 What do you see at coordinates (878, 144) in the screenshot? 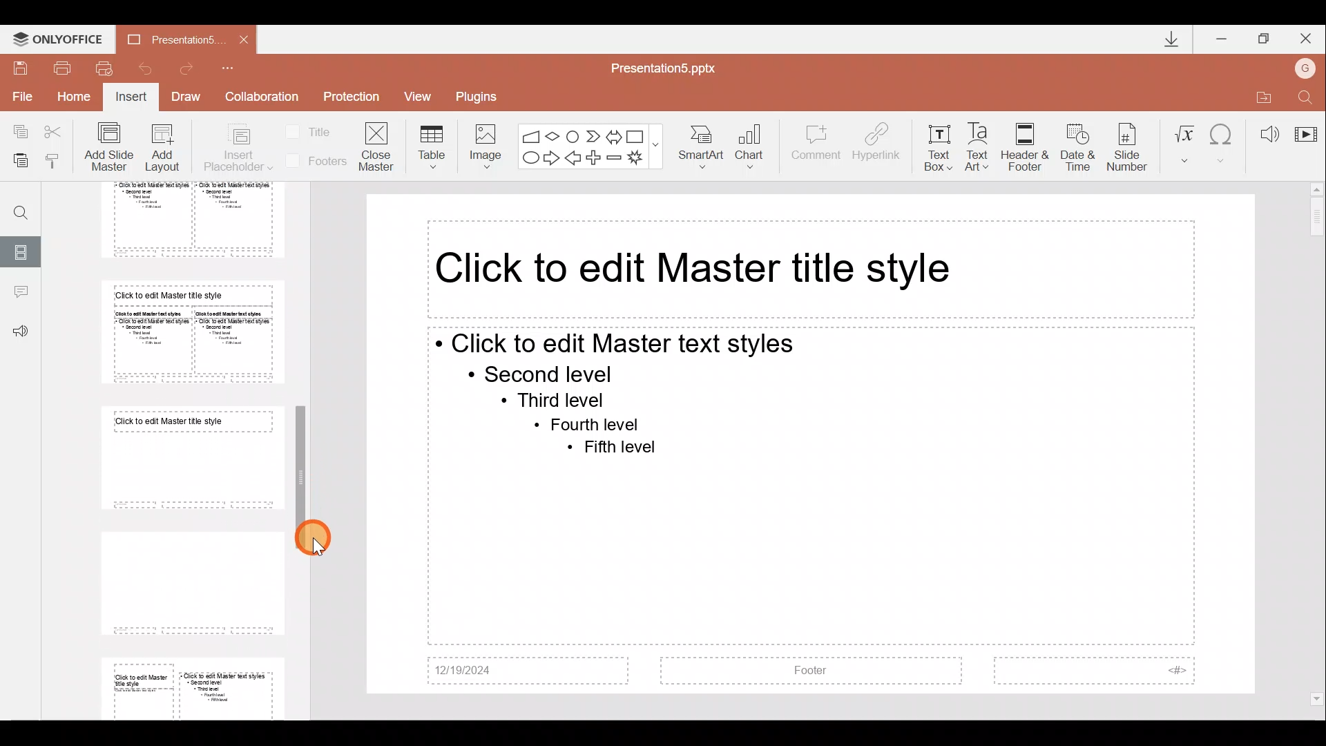
I see `Hyperlink` at bounding box center [878, 144].